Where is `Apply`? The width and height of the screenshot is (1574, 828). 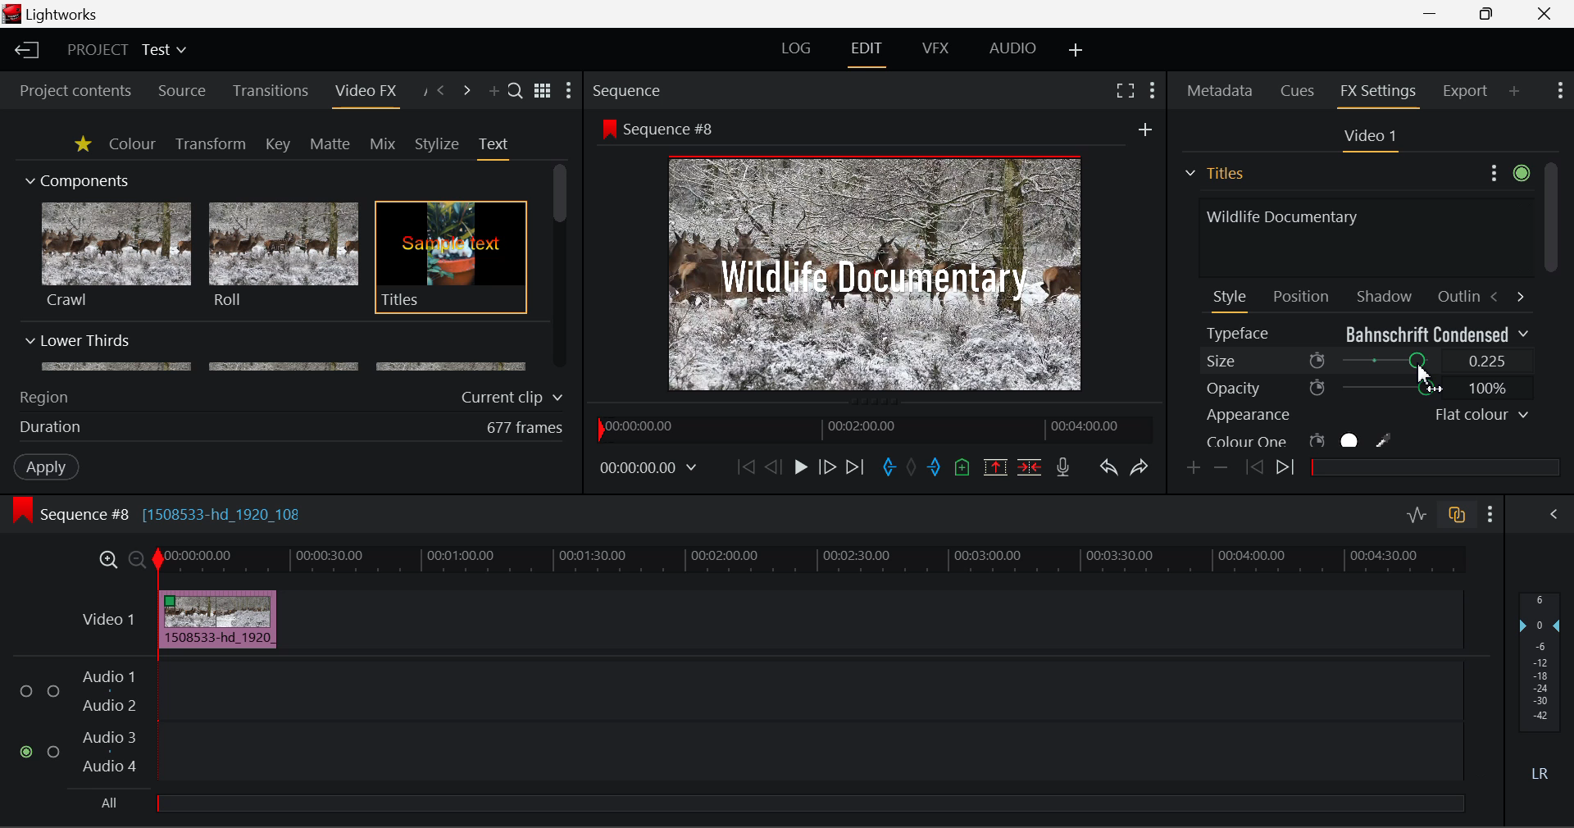 Apply is located at coordinates (48, 466).